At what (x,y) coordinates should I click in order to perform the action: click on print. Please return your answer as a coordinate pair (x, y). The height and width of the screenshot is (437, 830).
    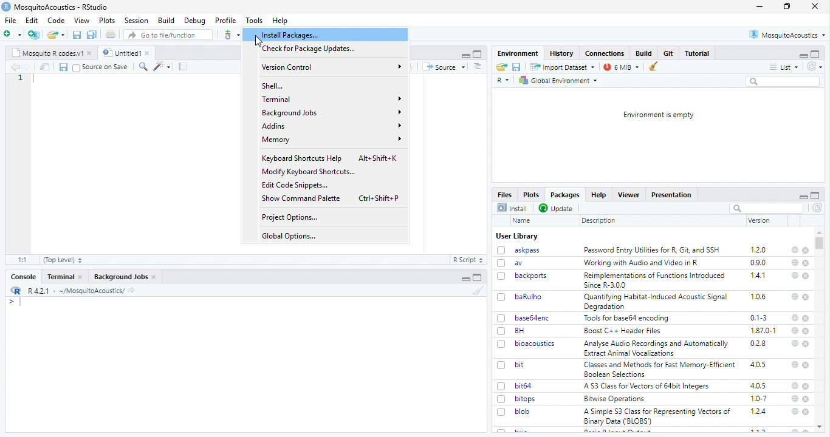
    Looking at the image, I should click on (111, 34).